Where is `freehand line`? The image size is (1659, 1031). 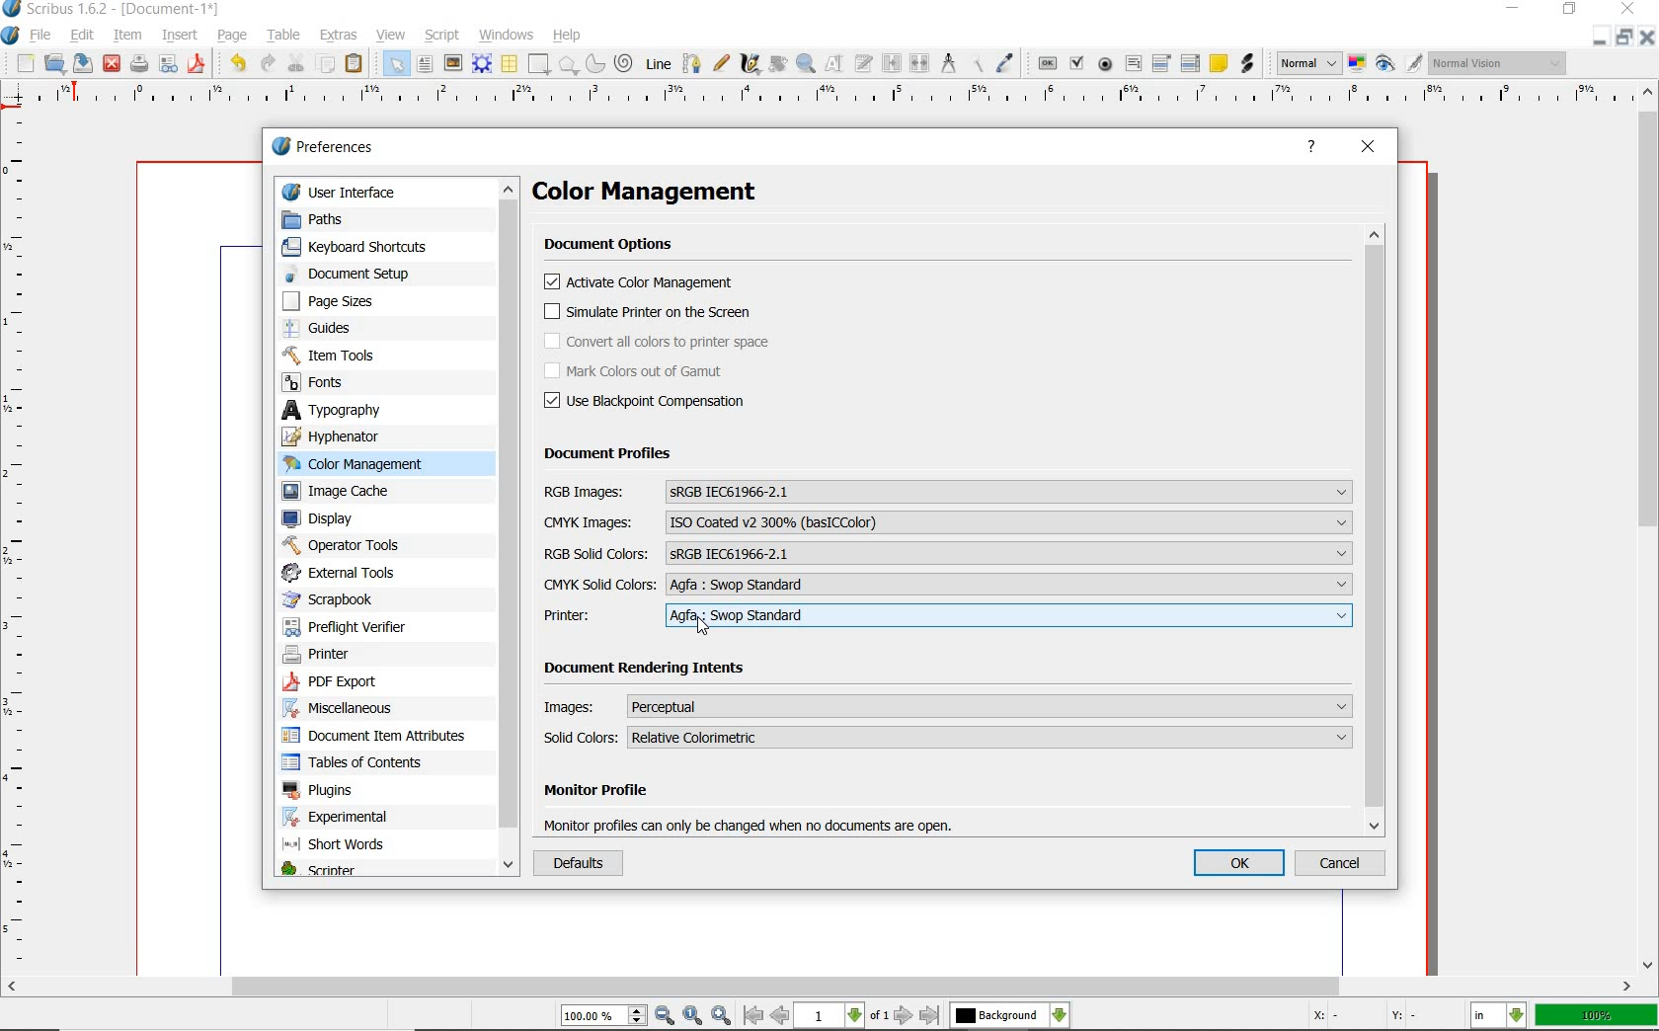
freehand line is located at coordinates (718, 62).